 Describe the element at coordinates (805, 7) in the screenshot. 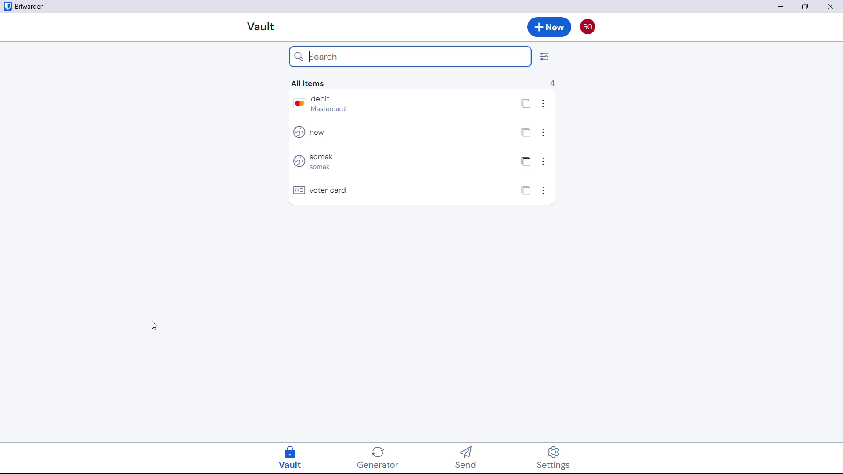

I see `close` at that location.